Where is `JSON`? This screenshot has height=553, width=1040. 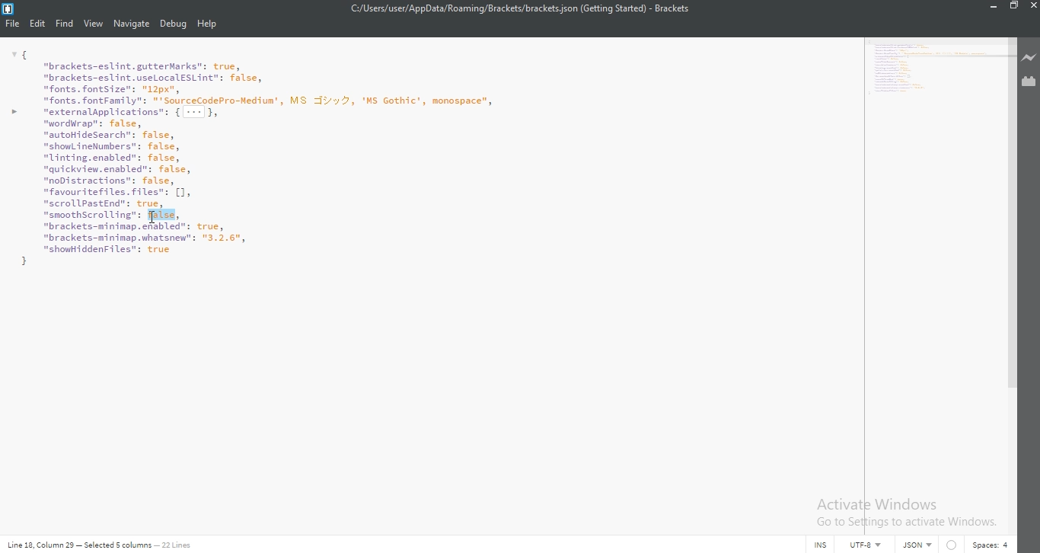
JSON is located at coordinates (915, 545).